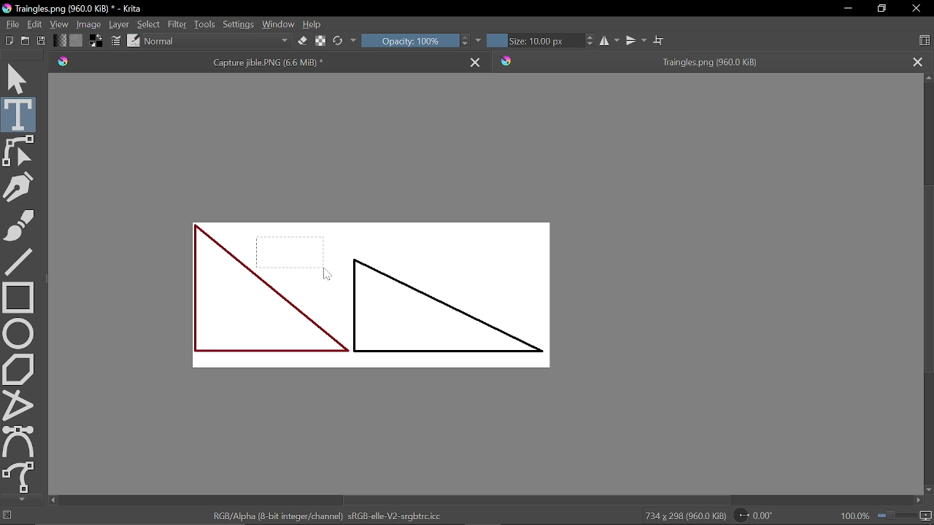  What do you see at coordinates (20, 478) in the screenshot?
I see `Freehand path tool` at bounding box center [20, 478].